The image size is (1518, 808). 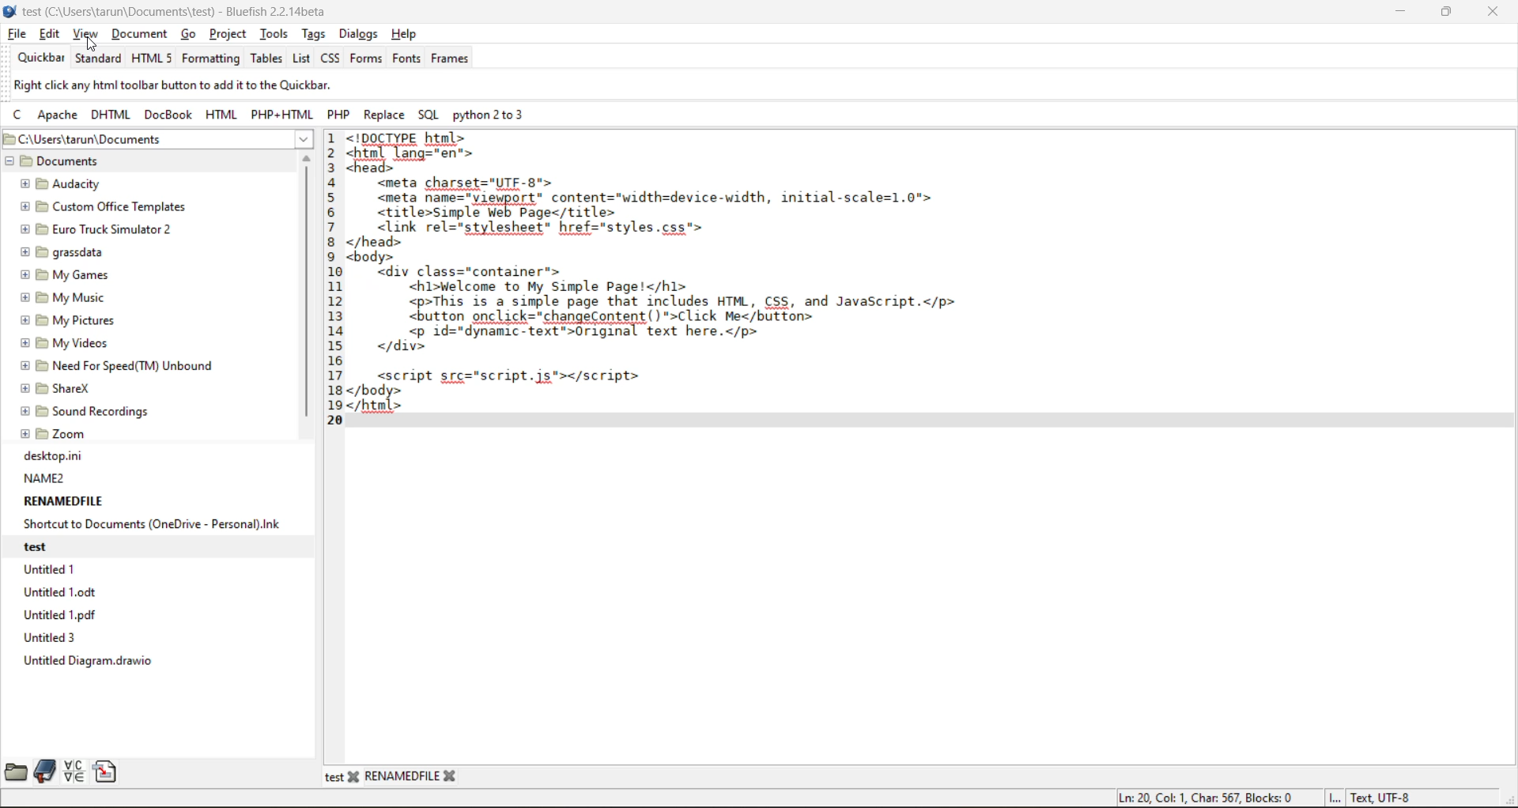 What do you see at coordinates (501, 117) in the screenshot?
I see `python 2 to 3` at bounding box center [501, 117].